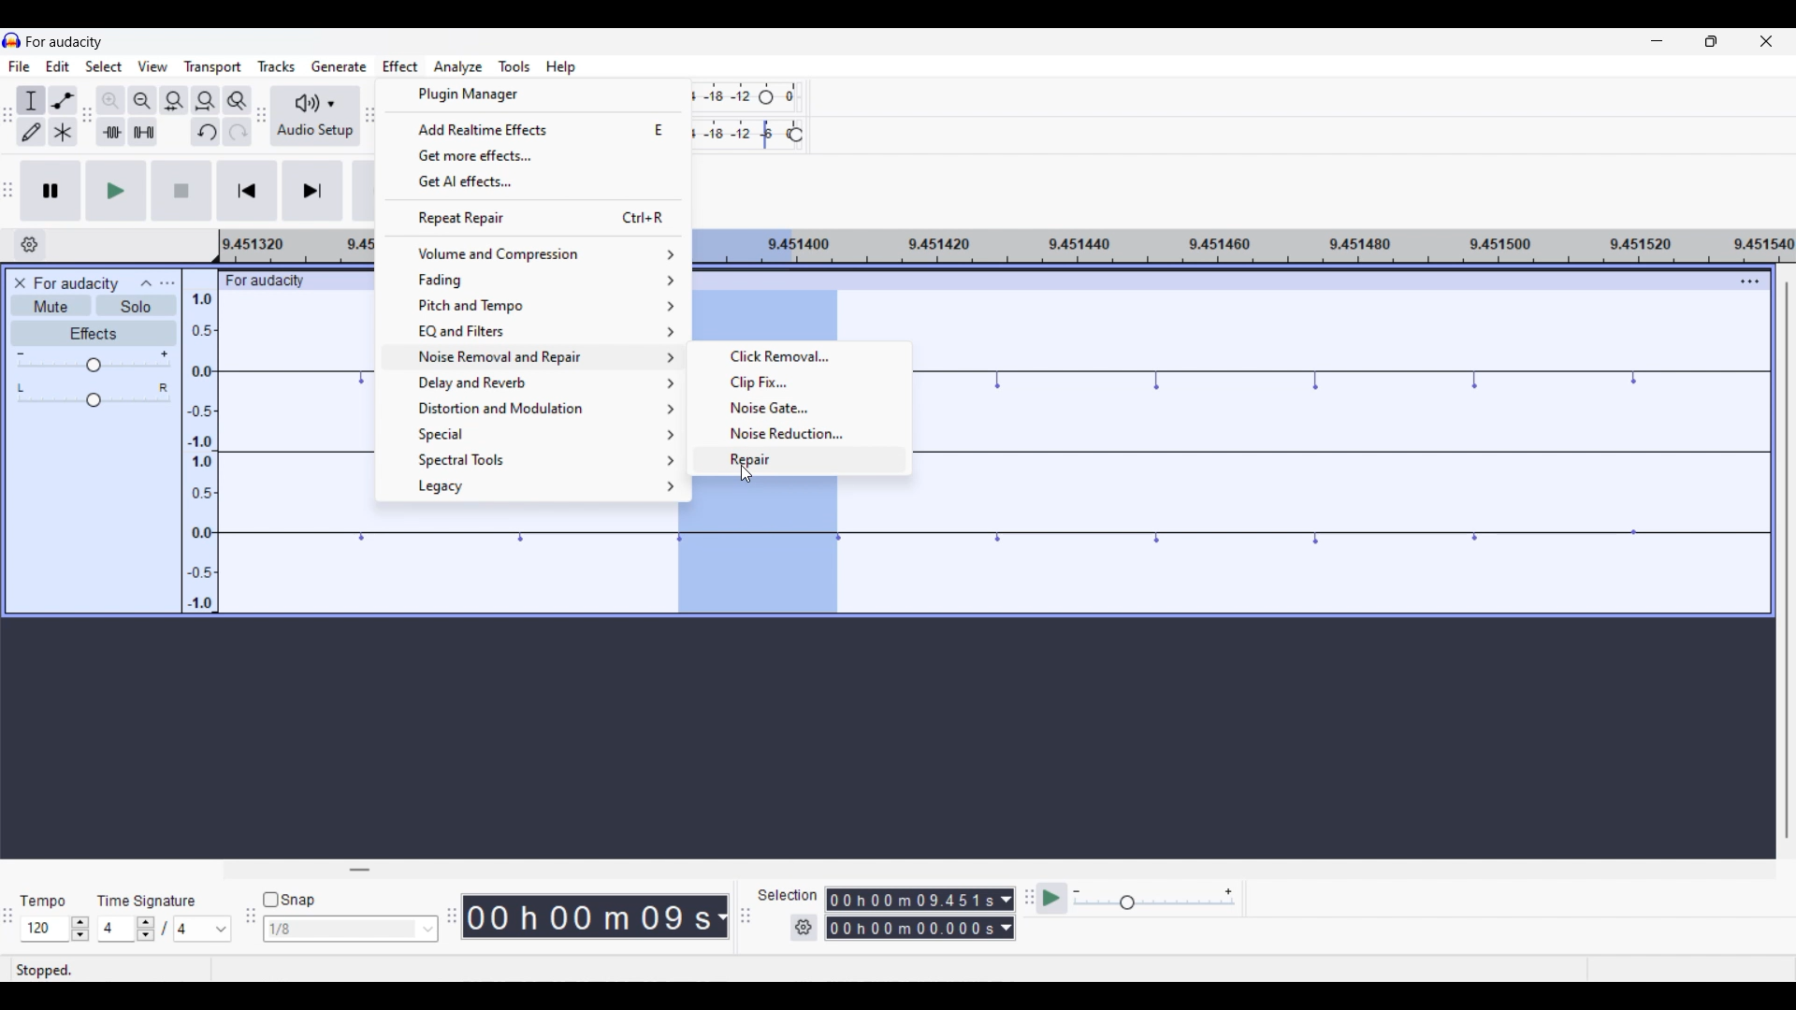  What do you see at coordinates (249, 923) in the screenshot?
I see `Snapping tool bar` at bounding box center [249, 923].